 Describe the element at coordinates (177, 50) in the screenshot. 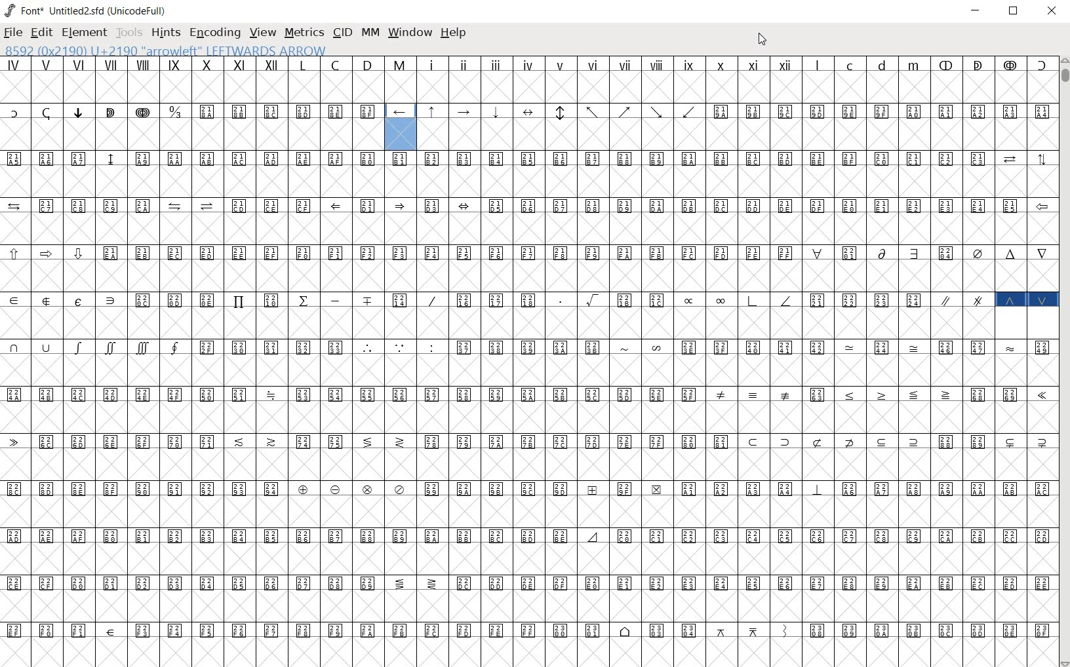

I see `glyph name` at that location.